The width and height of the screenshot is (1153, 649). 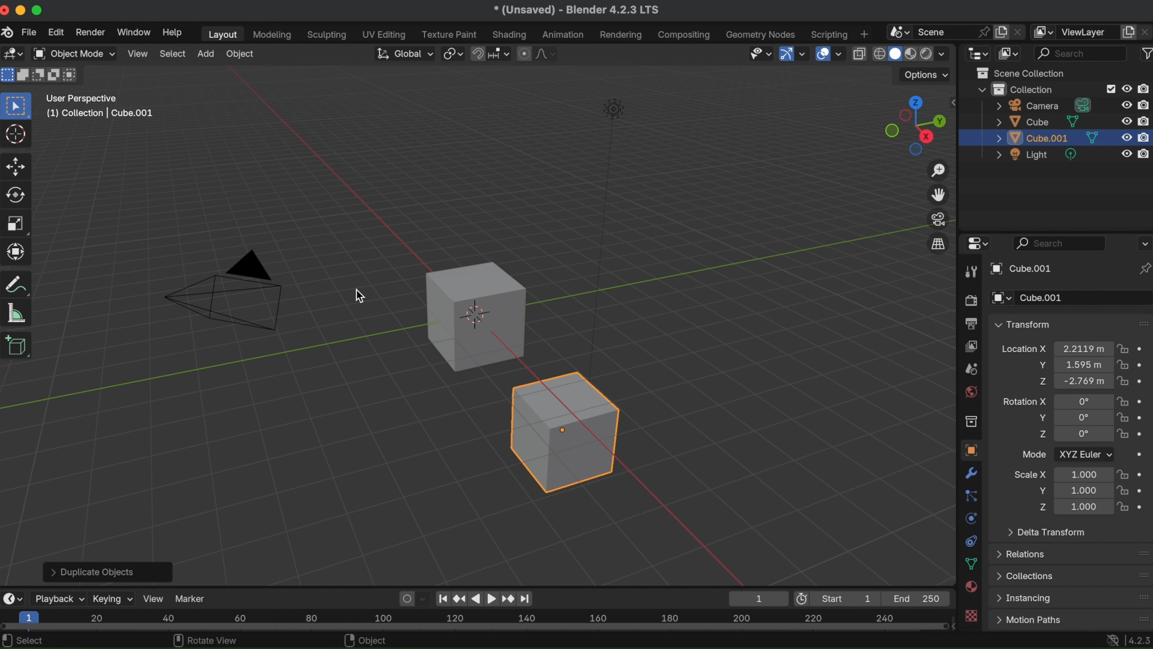 I want to click on tool, so click(x=969, y=273).